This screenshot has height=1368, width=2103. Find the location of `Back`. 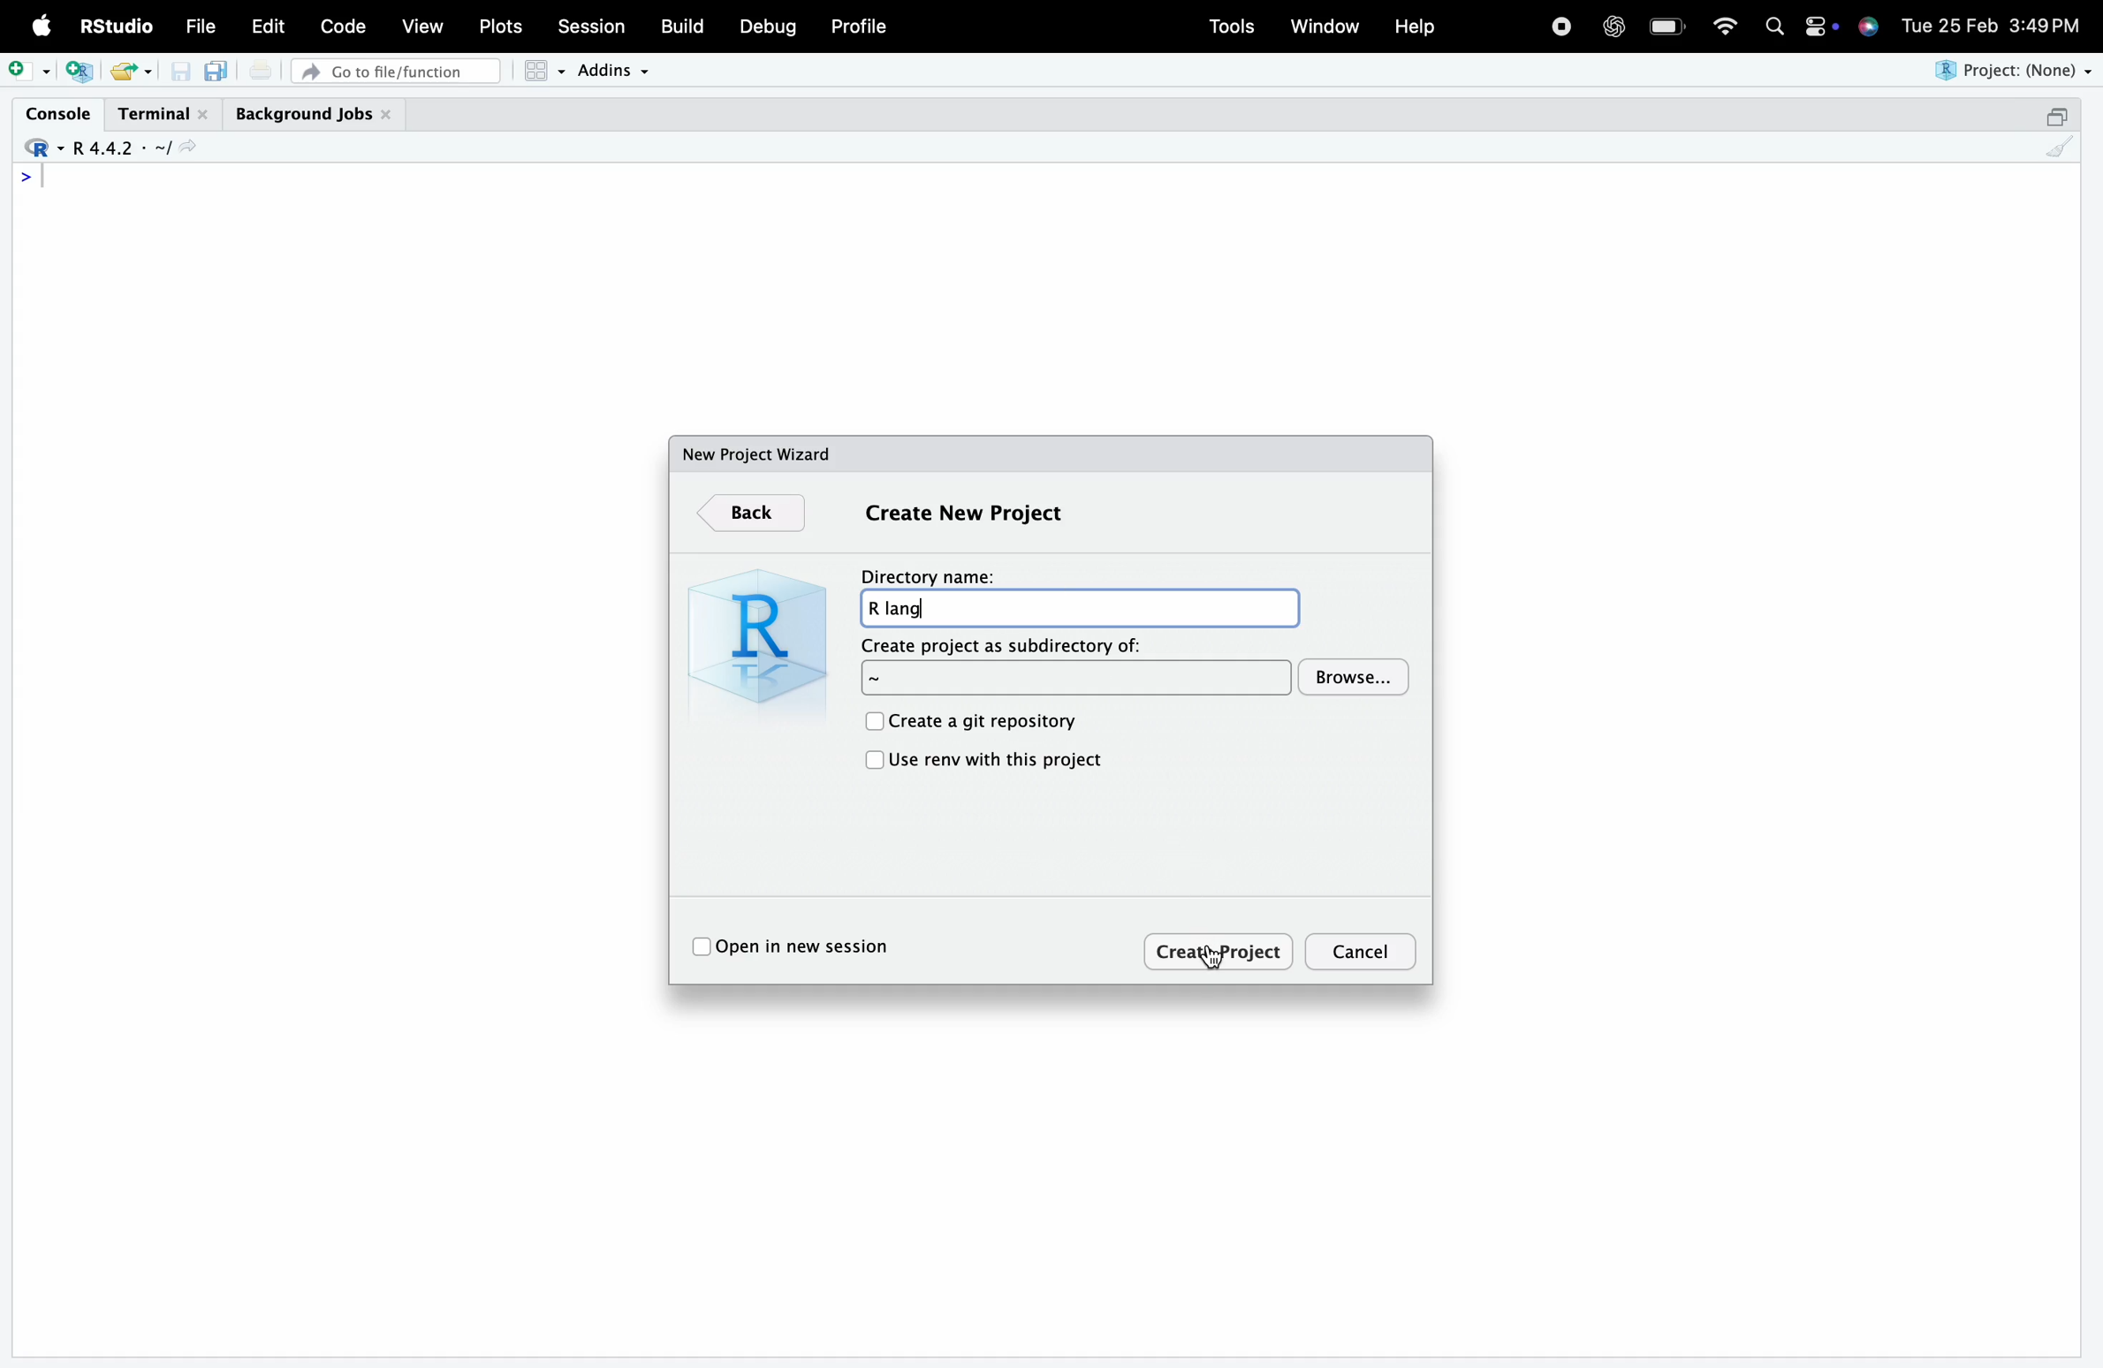

Back is located at coordinates (751, 514).